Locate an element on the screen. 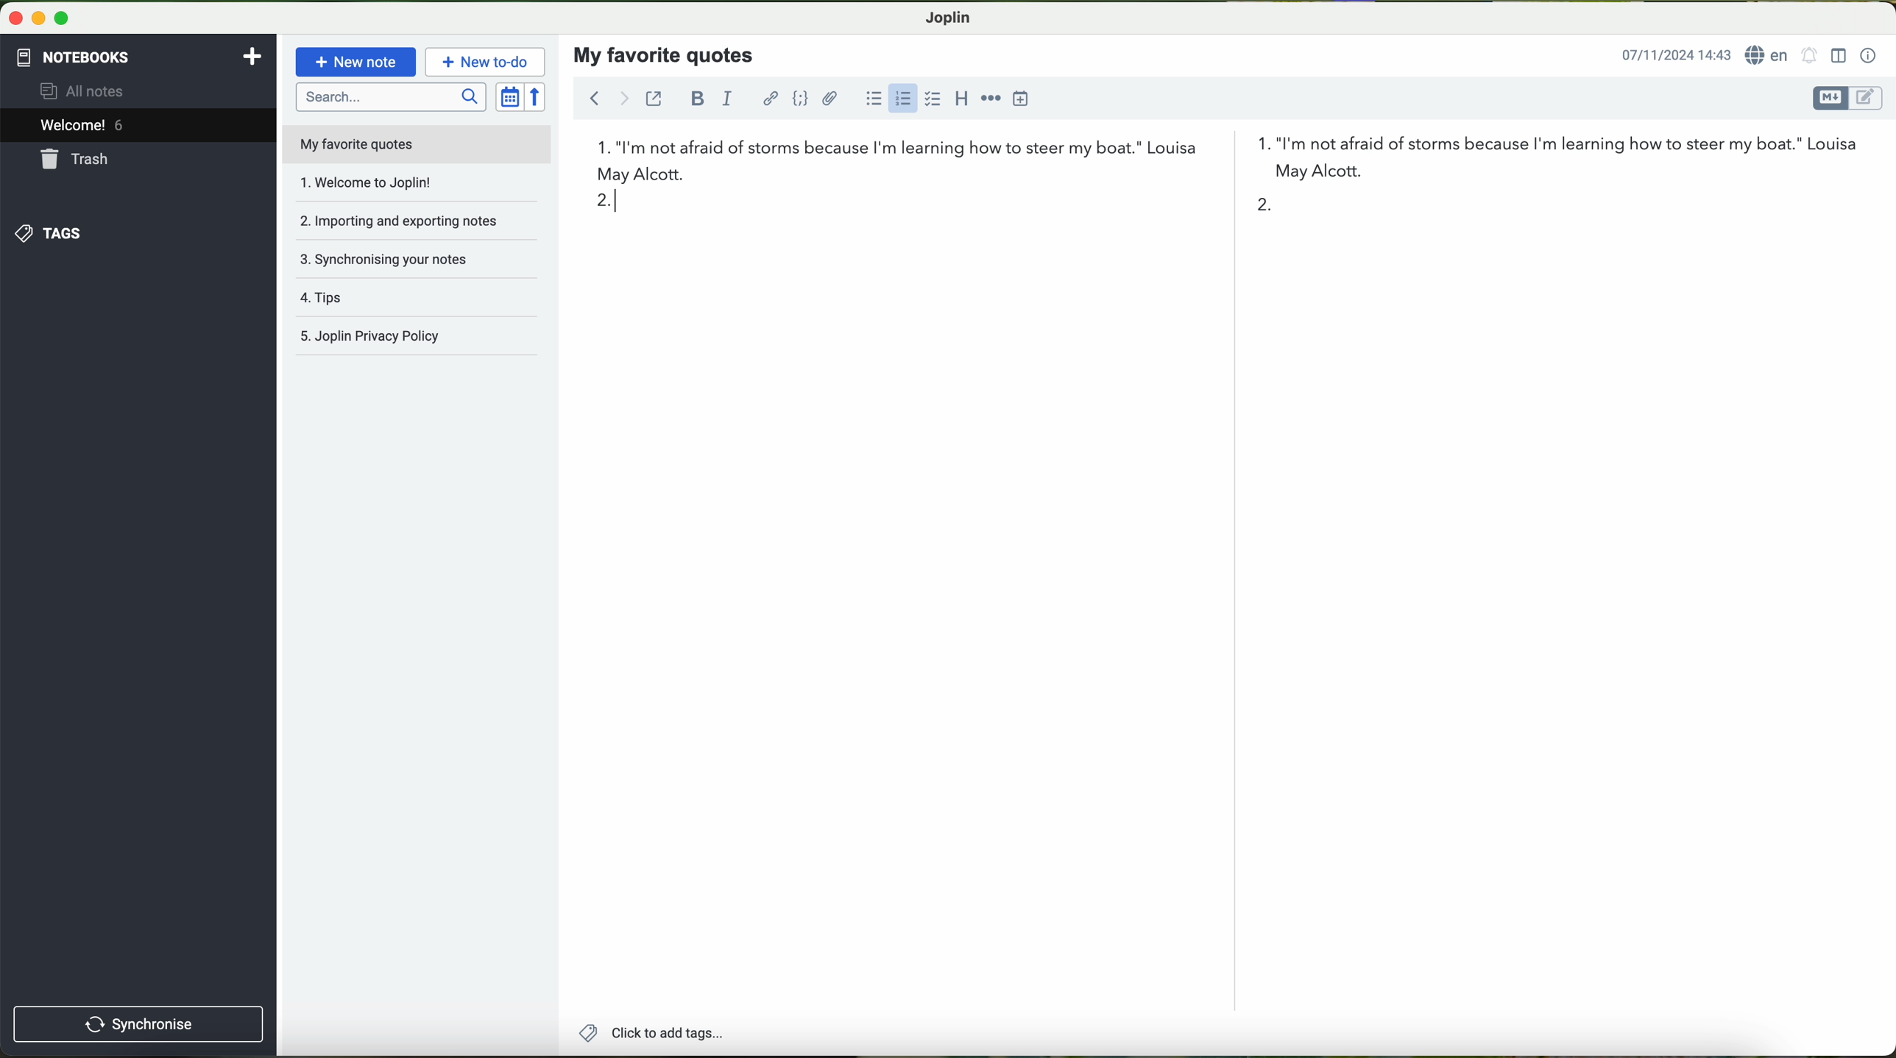  synchronise button is located at coordinates (140, 1026).